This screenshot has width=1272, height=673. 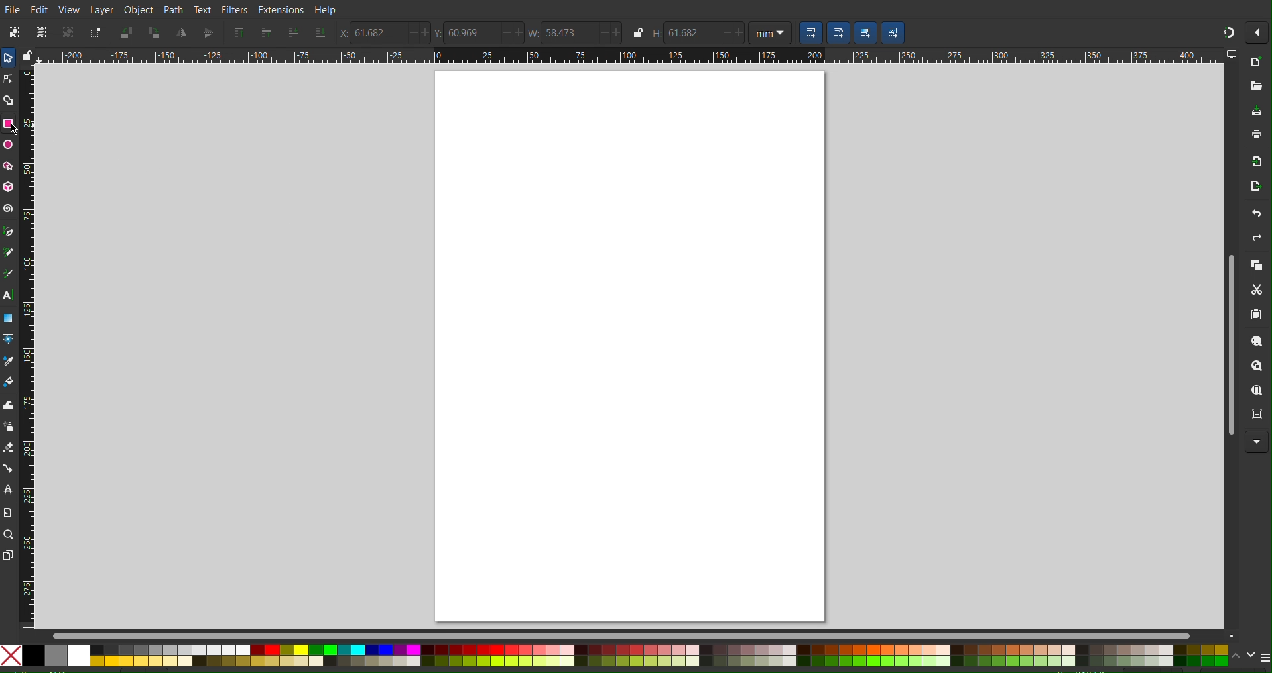 What do you see at coordinates (8, 295) in the screenshot?
I see `Text Tool` at bounding box center [8, 295].